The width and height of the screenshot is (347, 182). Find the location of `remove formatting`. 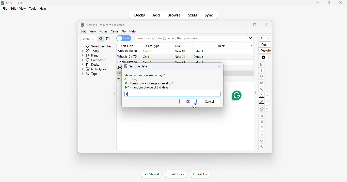

remove formatting is located at coordinates (262, 109).